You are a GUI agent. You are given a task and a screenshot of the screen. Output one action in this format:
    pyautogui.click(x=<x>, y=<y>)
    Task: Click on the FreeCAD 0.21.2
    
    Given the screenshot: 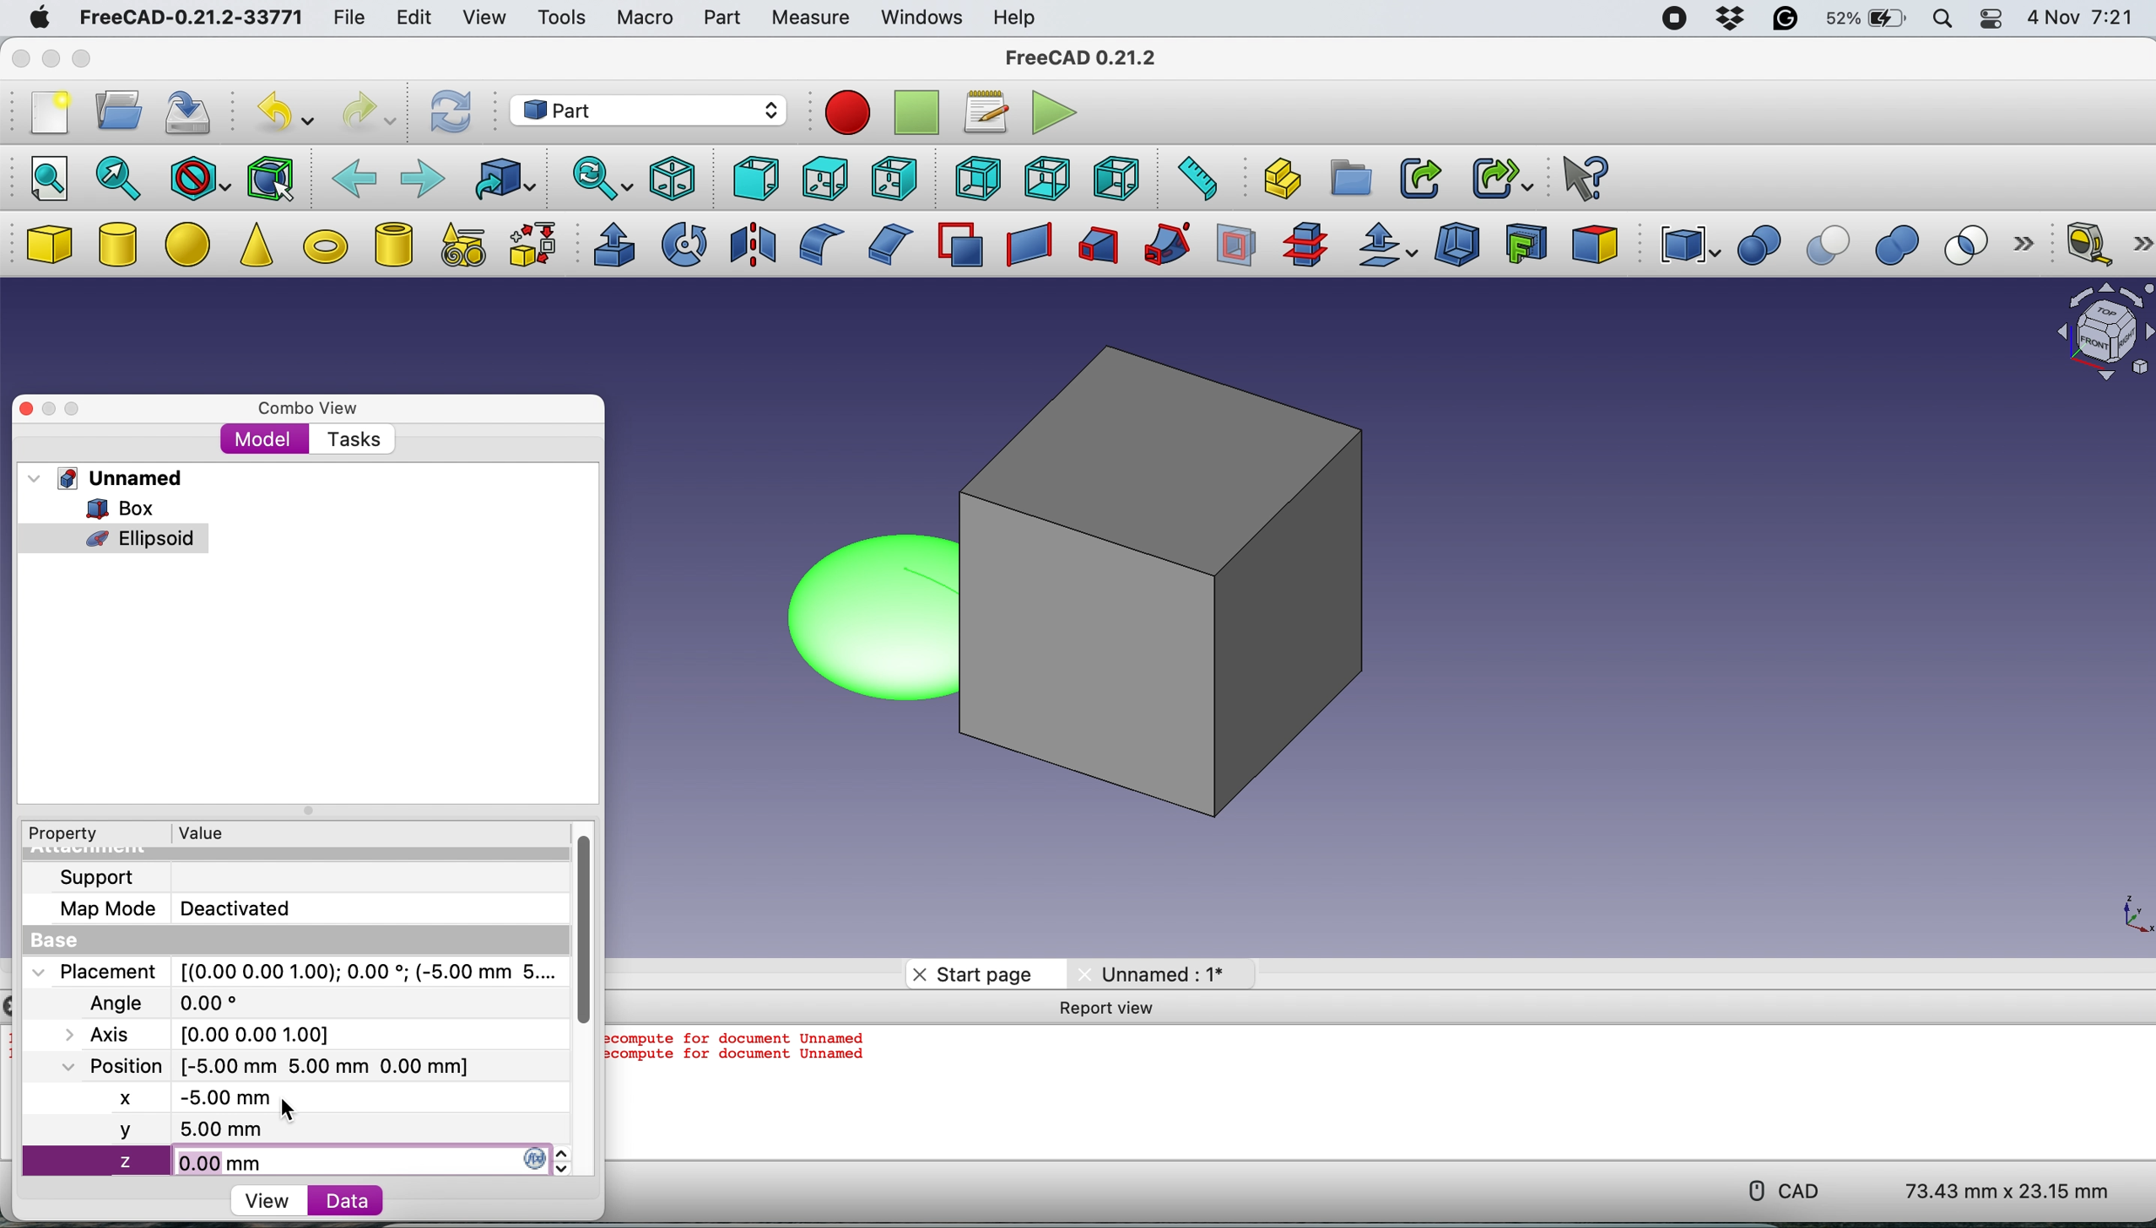 What is the action you would take?
    pyautogui.click(x=1082, y=57)
    